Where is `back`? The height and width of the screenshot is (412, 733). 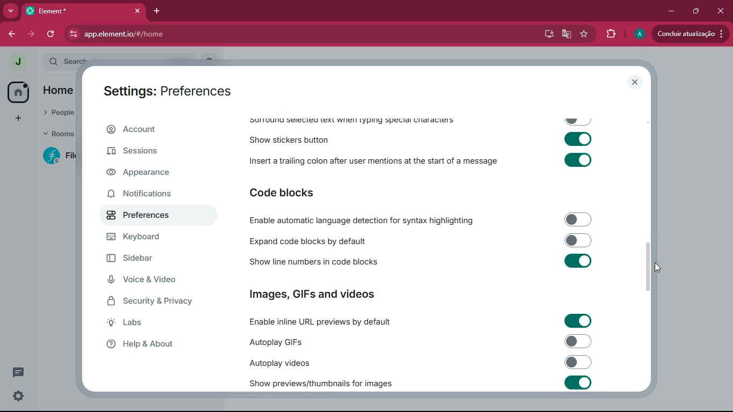
back is located at coordinates (11, 35).